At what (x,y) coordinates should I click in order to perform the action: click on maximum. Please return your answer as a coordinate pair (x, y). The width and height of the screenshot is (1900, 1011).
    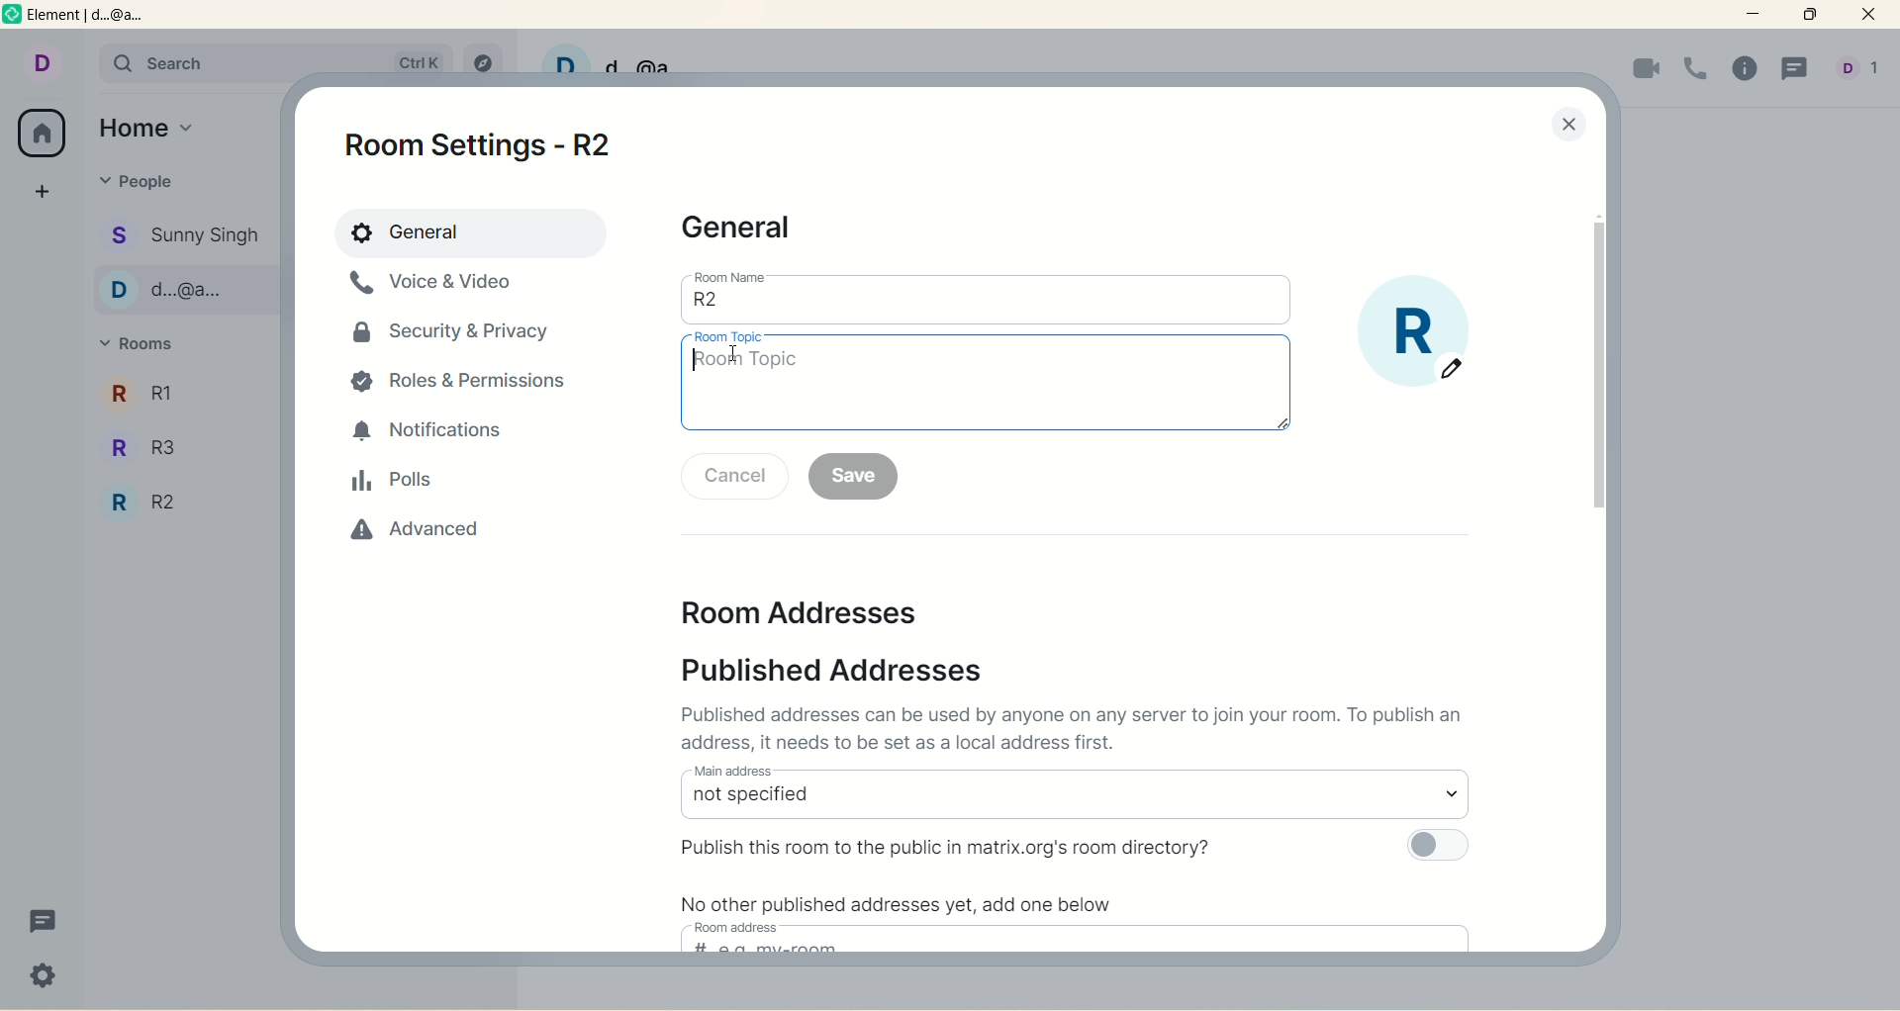
    Looking at the image, I should click on (1810, 15).